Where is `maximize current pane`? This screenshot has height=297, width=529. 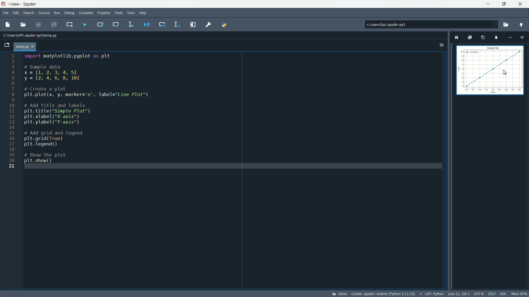
maximize current pane is located at coordinates (193, 24).